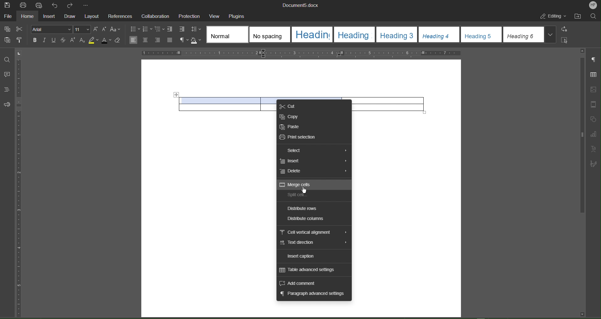 The width and height of the screenshot is (601, 319). I want to click on Headings, so click(7, 89).